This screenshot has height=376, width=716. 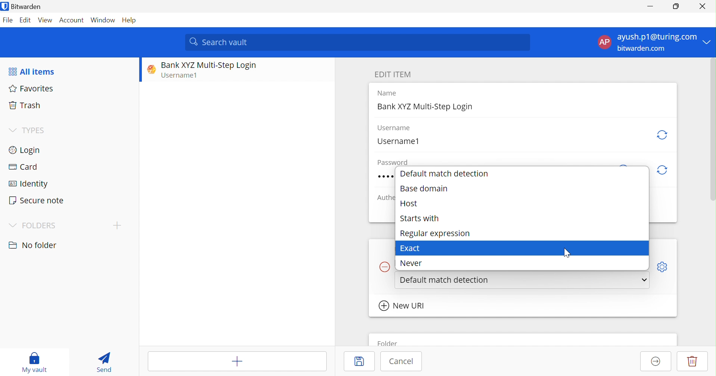 I want to click on TYPES, so click(x=36, y=130).